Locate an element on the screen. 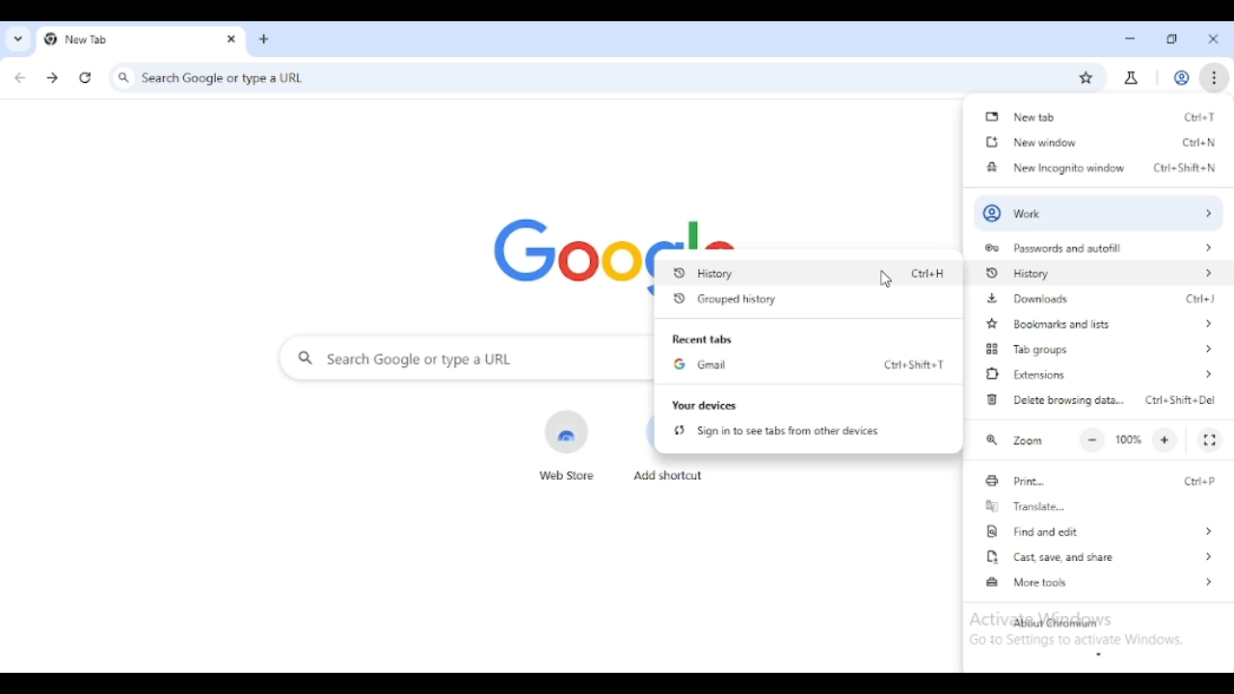 The height and width of the screenshot is (694, 1234). History is located at coordinates (783, 274).